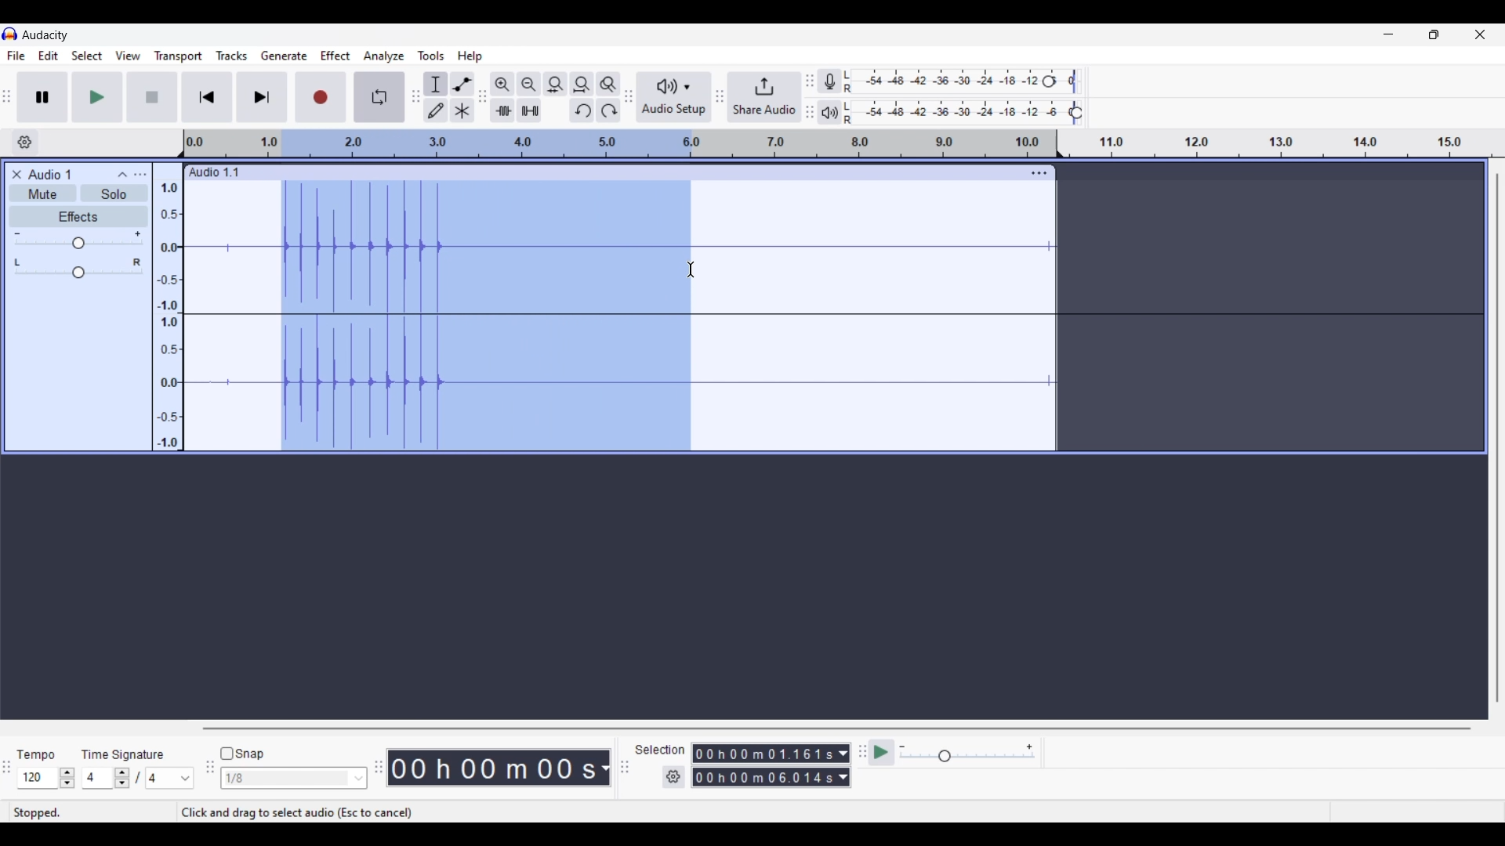 The image size is (1505, 846). Describe the element at coordinates (129, 56) in the screenshot. I see `View menu` at that location.